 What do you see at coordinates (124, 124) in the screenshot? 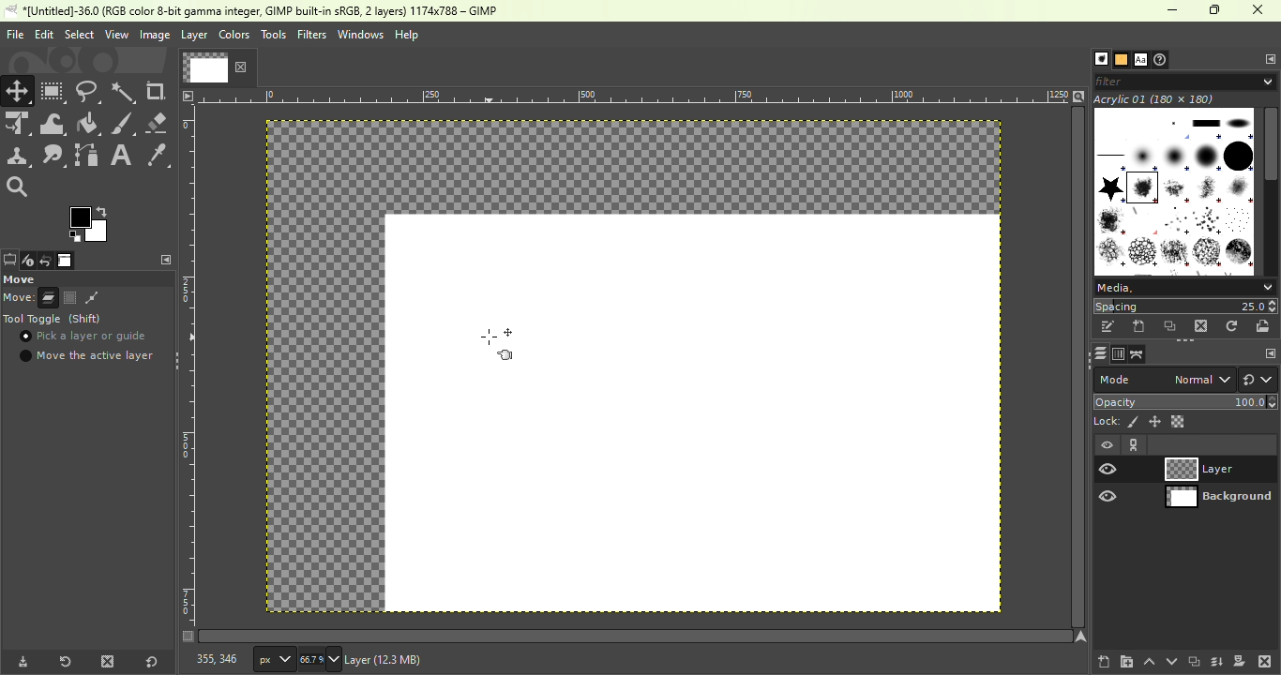
I see `Paintbrush tool` at bounding box center [124, 124].